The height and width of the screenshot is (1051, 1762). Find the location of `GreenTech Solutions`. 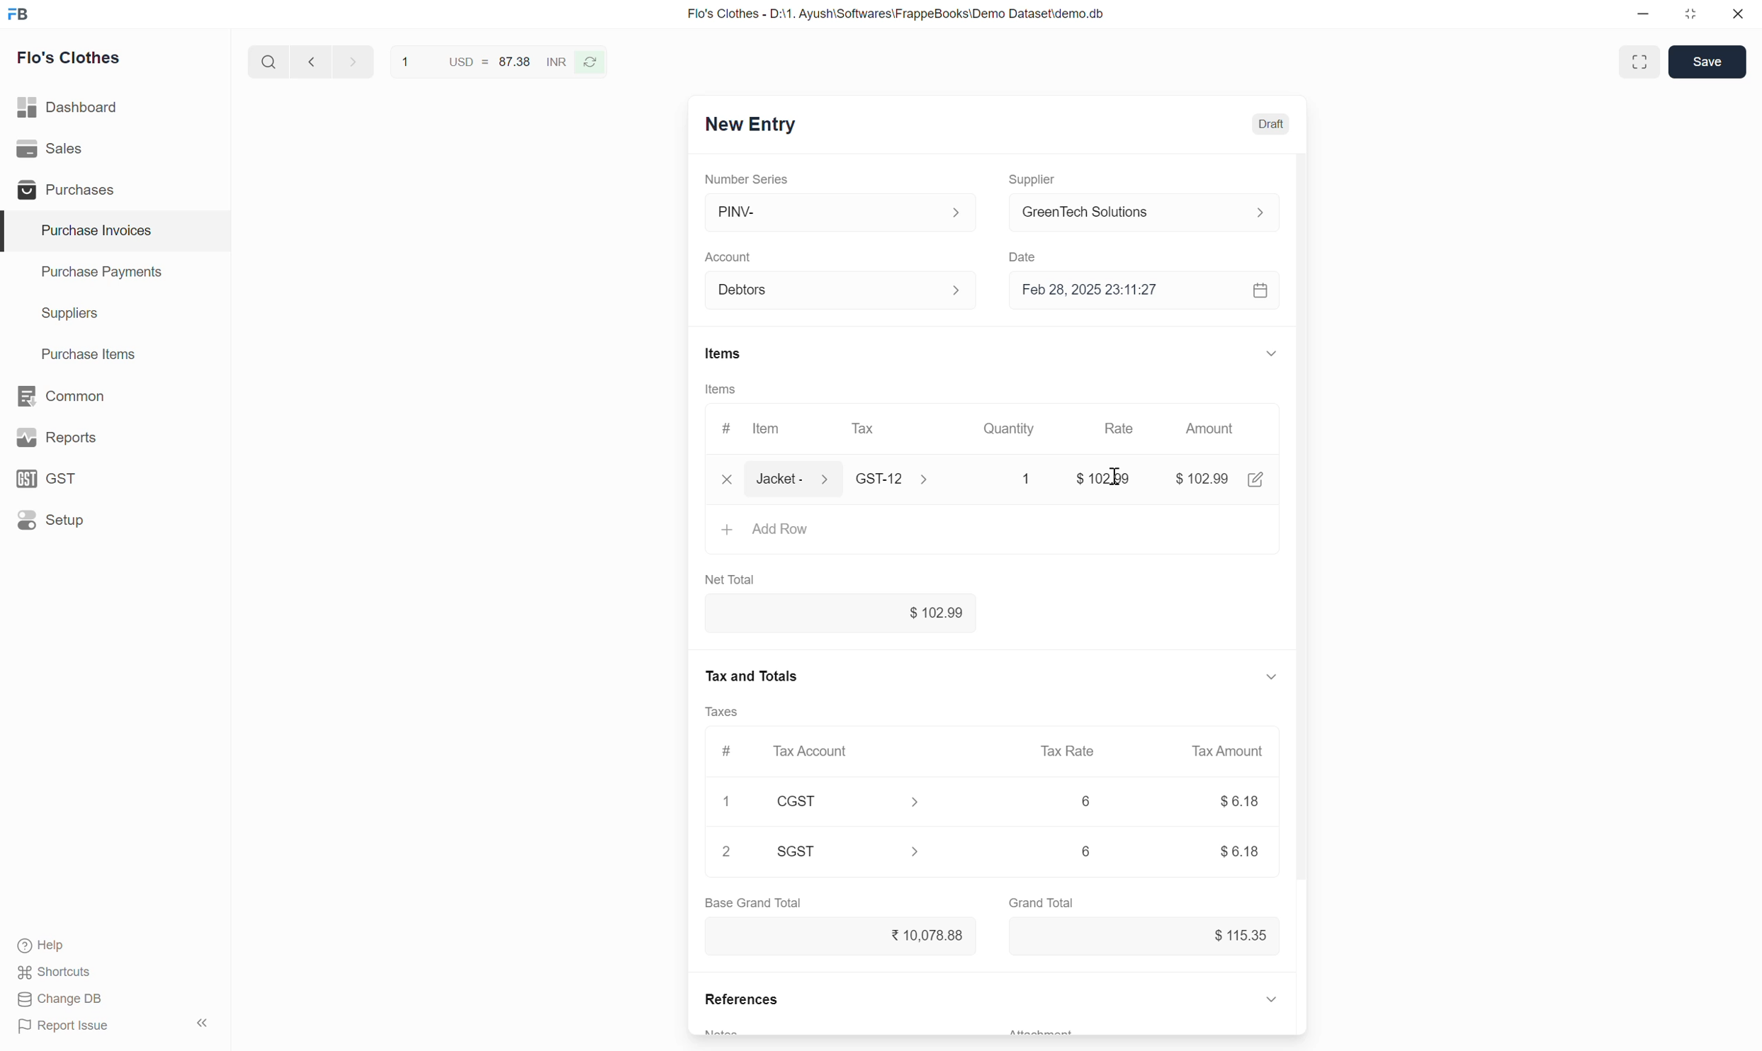

GreenTech Solutions is located at coordinates (1151, 213).